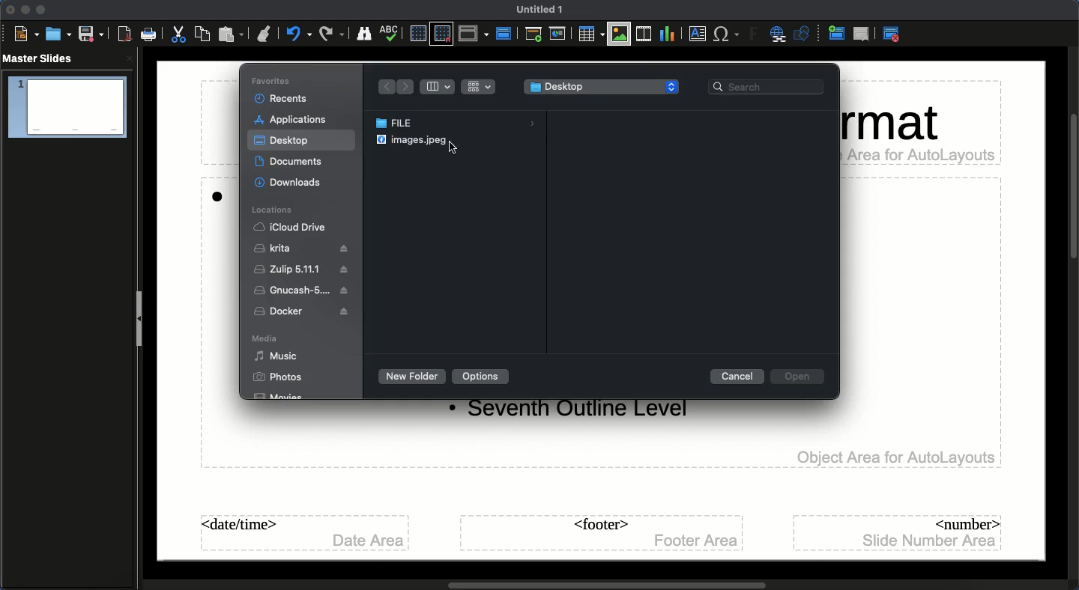 This screenshot has height=590, width=1079. Describe the element at coordinates (306, 532) in the screenshot. I see `Master slide date` at that location.